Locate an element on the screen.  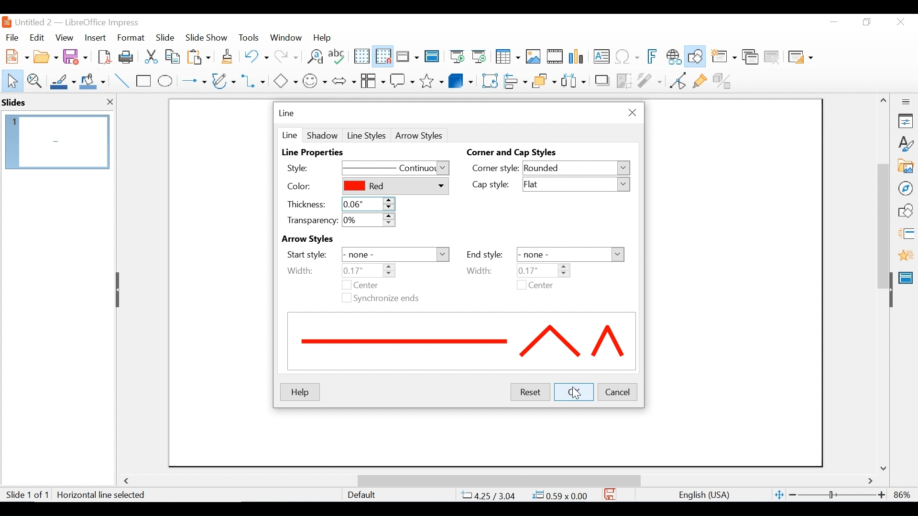
Continous is located at coordinates (395, 169).